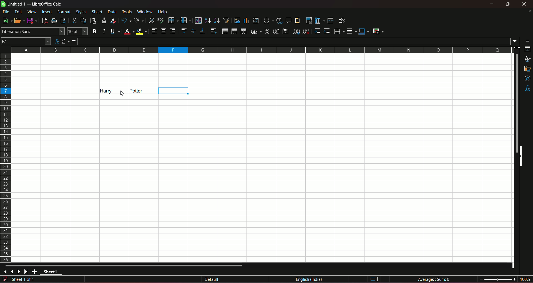  What do you see at coordinates (112, 12) in the screenshot?
I see `data` at bounding box center [112, 12].